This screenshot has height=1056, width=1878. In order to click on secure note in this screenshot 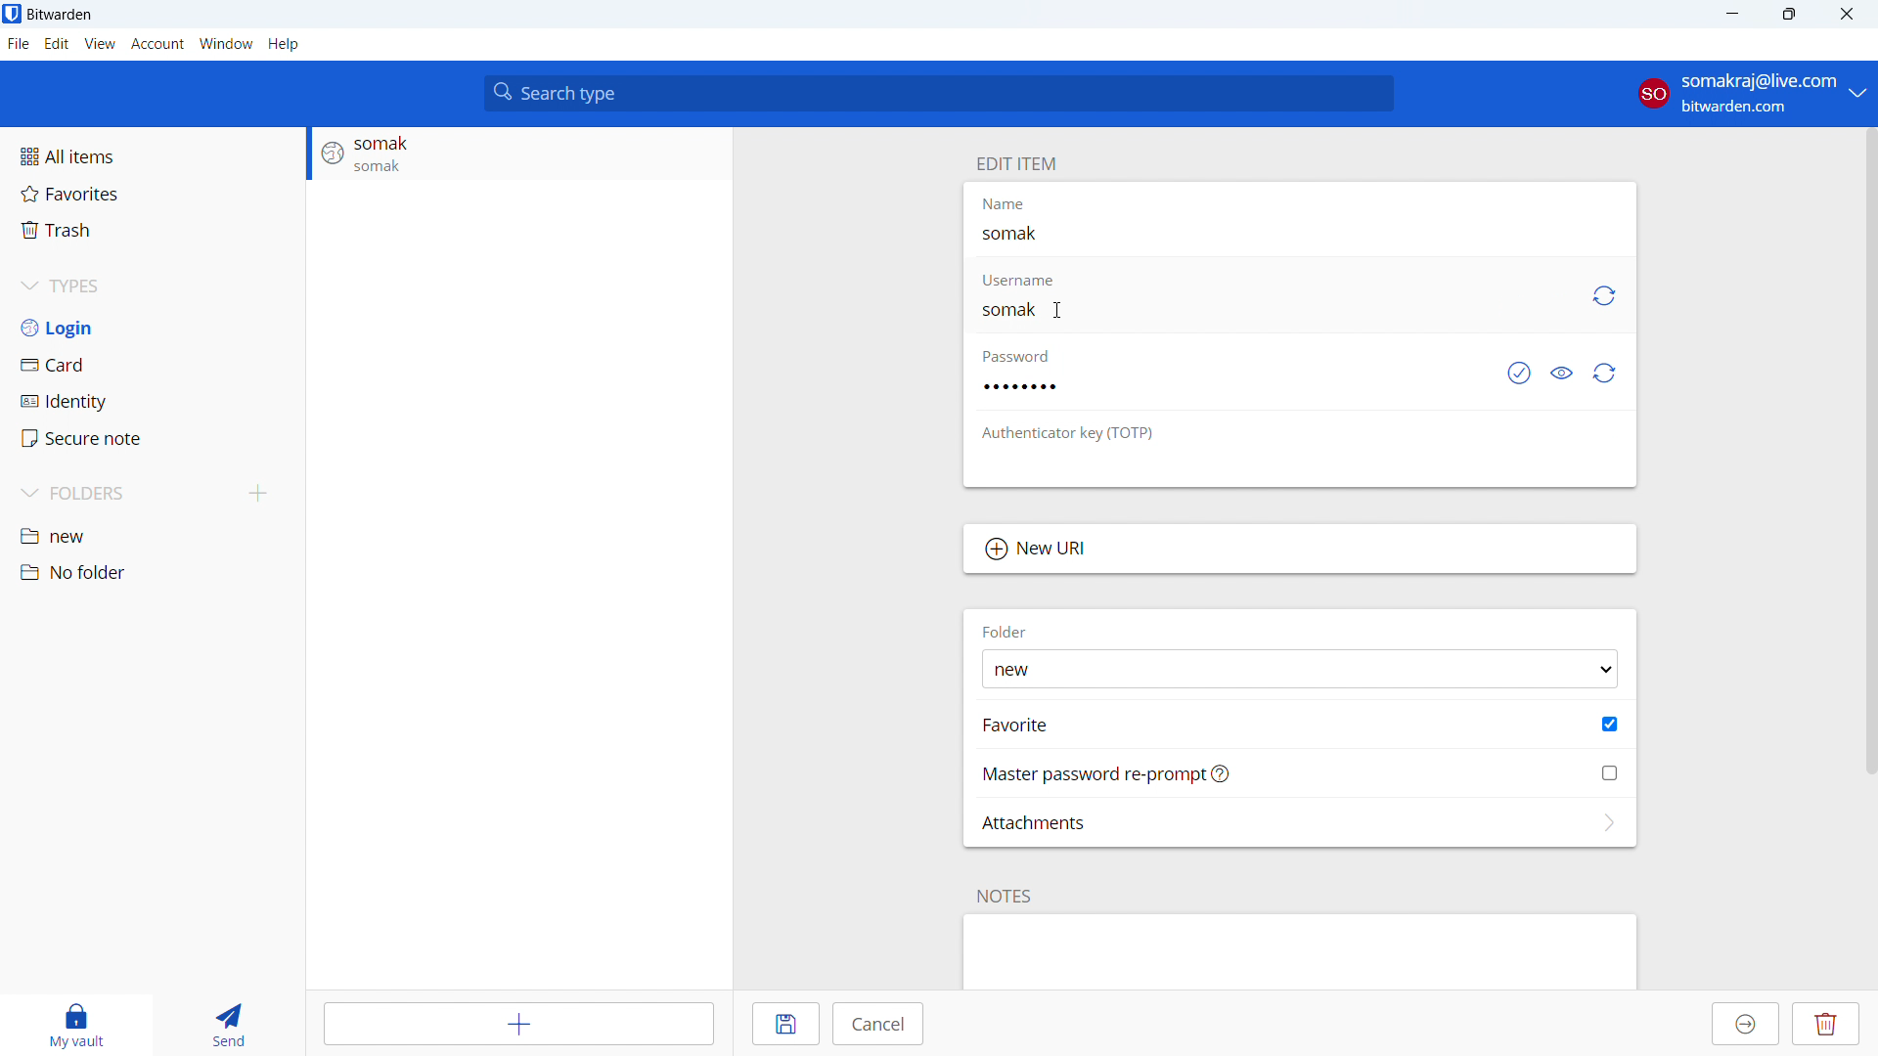, I will do `click(154, 438)`.